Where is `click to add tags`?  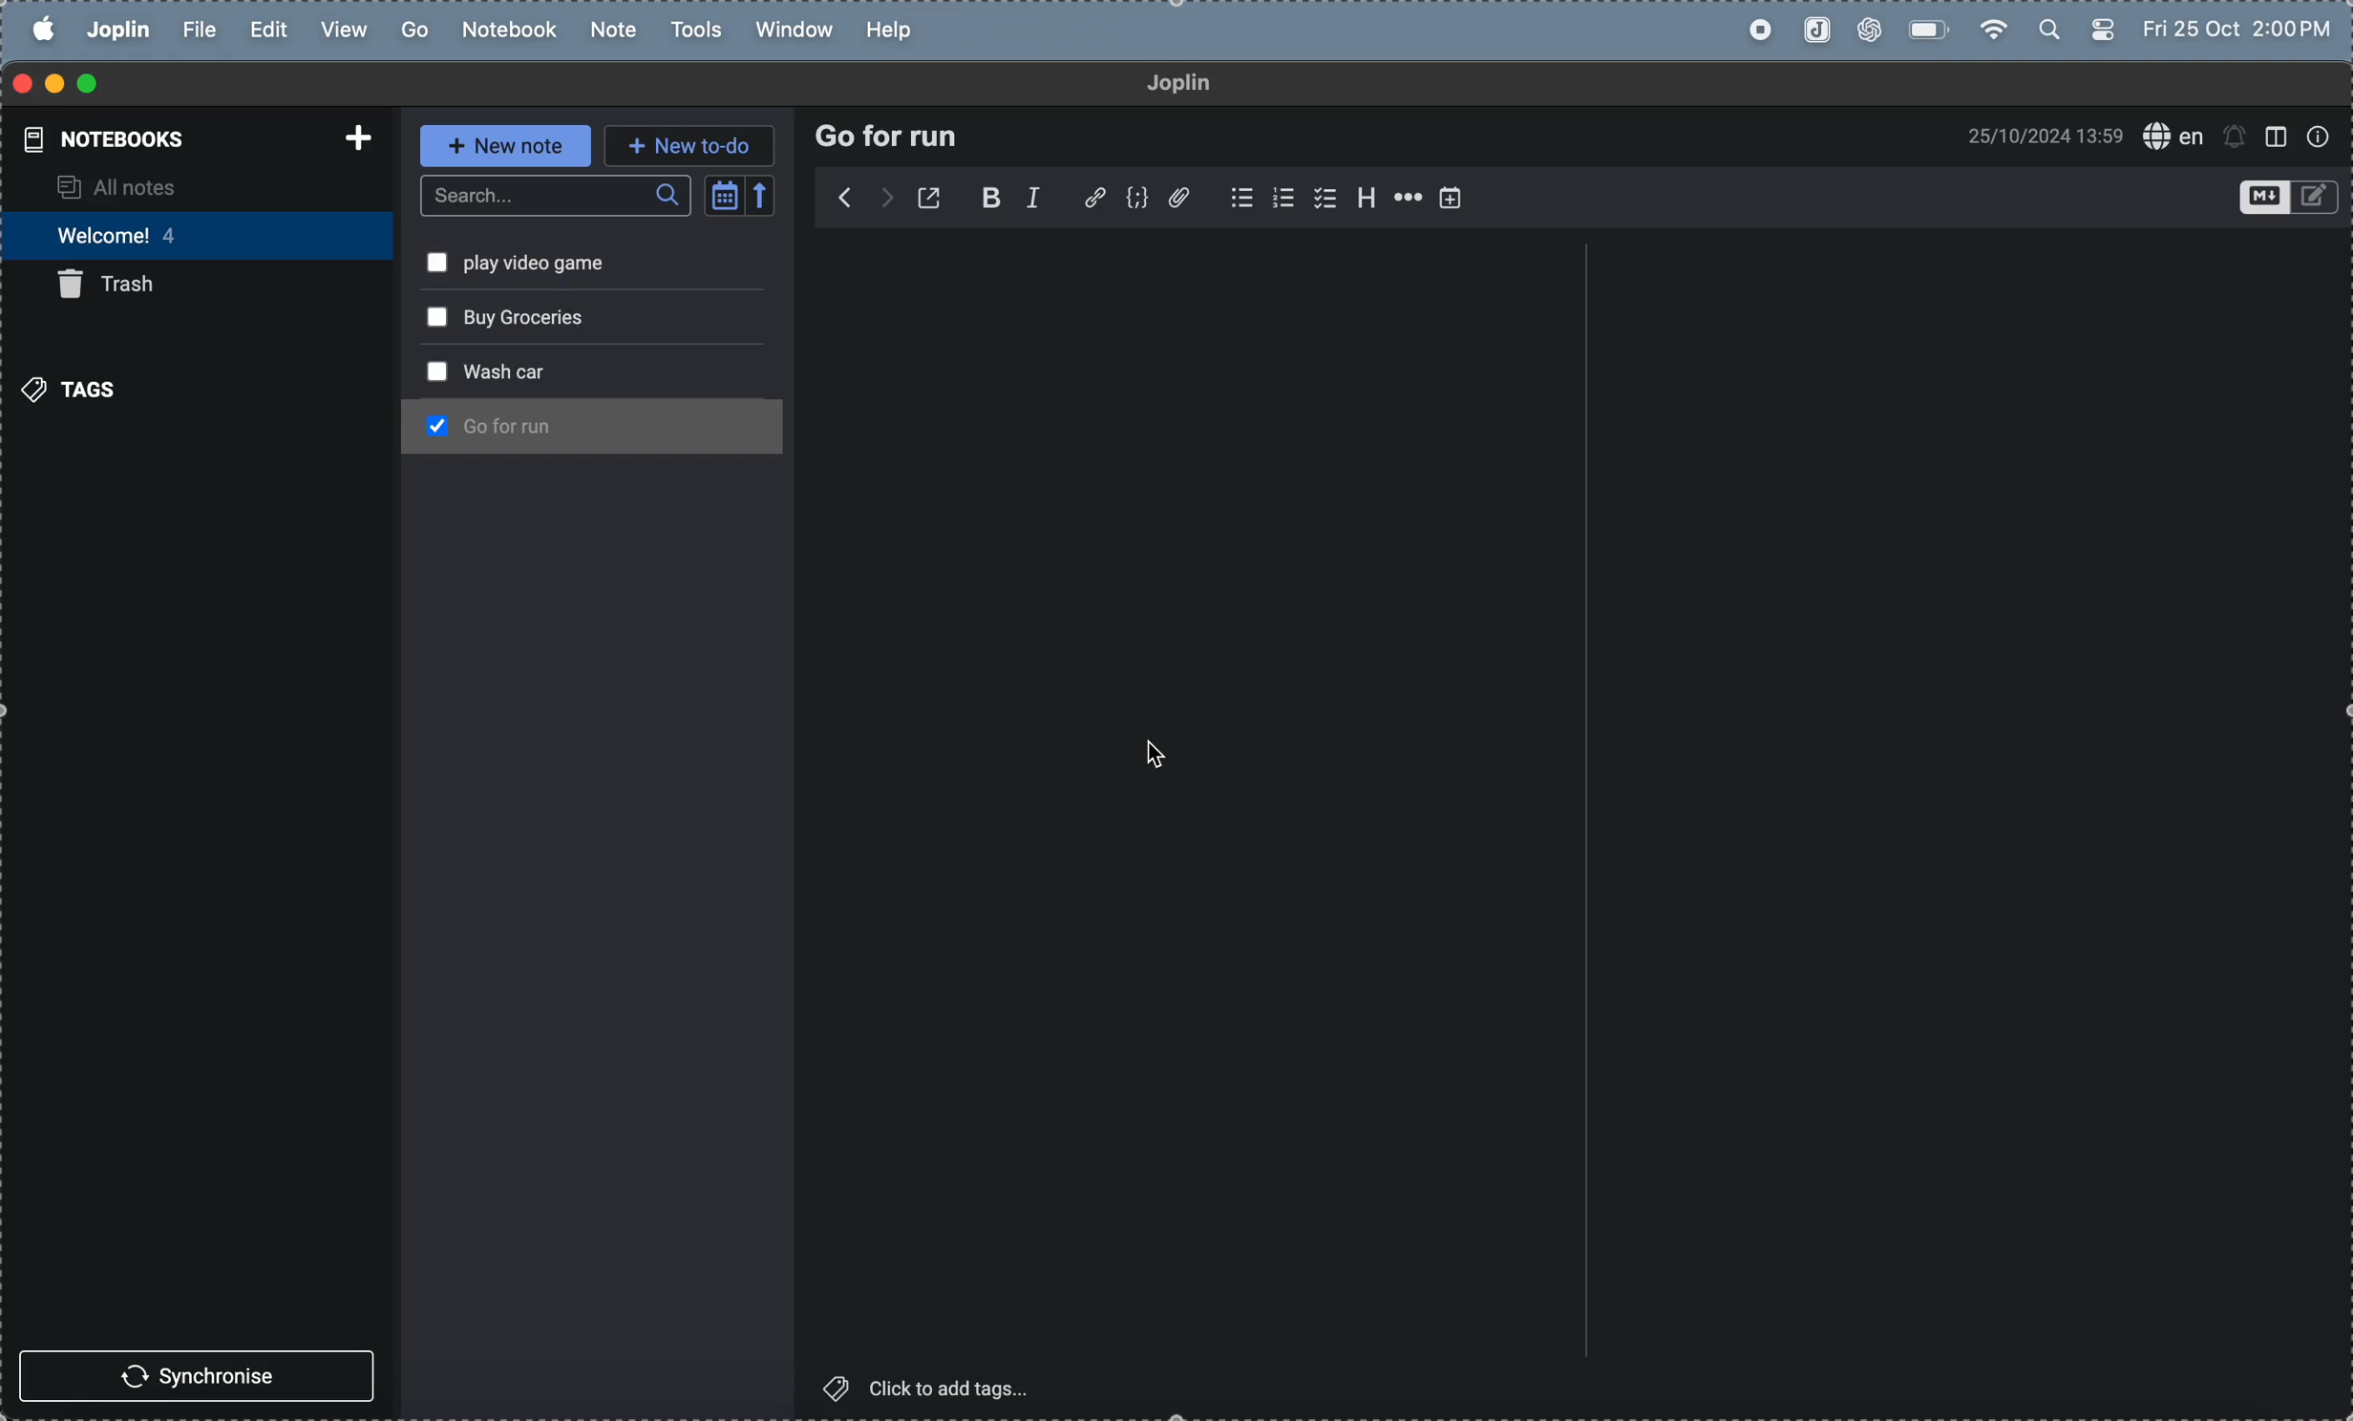 click to add tags is located at coordinates (950, 1394).